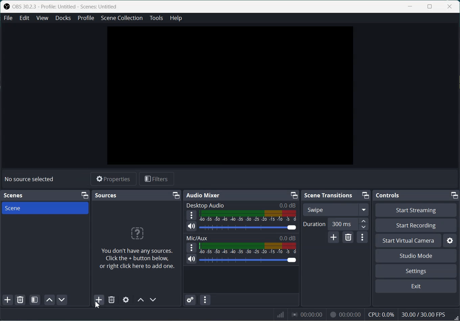  What do you see at coordinates (45, 209) in the screenshot?
I see `Scene` at bounding box center [45, 209].